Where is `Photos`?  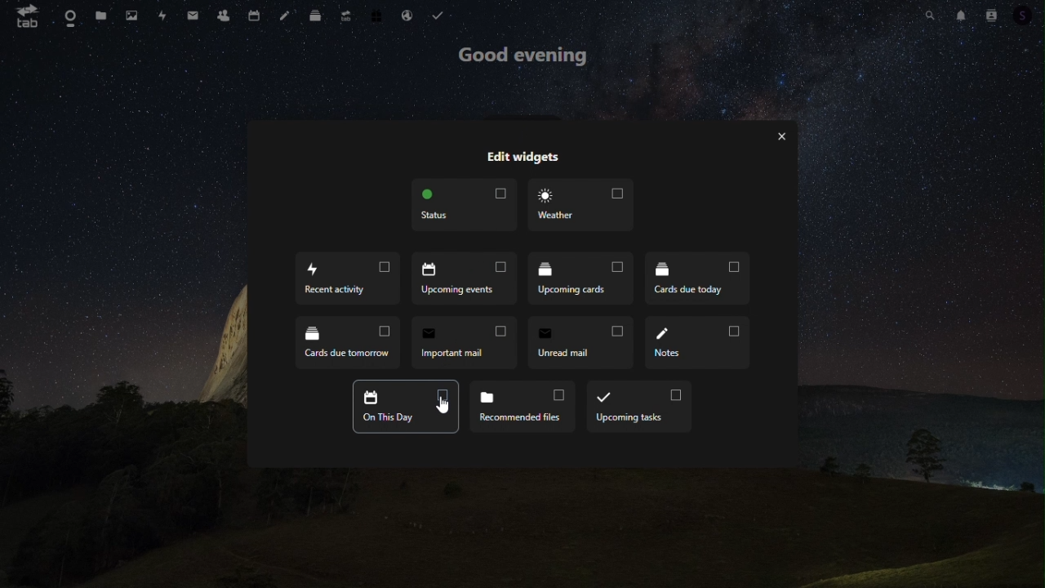
Photos is located at coordinates (134, 14).